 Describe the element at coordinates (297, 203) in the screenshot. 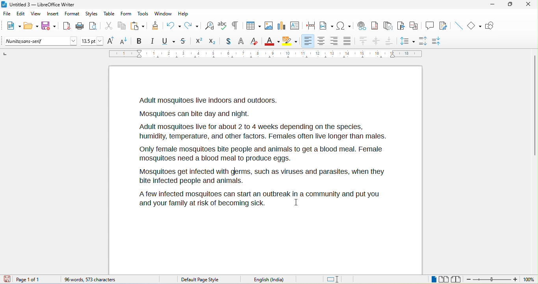

I see `cursor` at that location.